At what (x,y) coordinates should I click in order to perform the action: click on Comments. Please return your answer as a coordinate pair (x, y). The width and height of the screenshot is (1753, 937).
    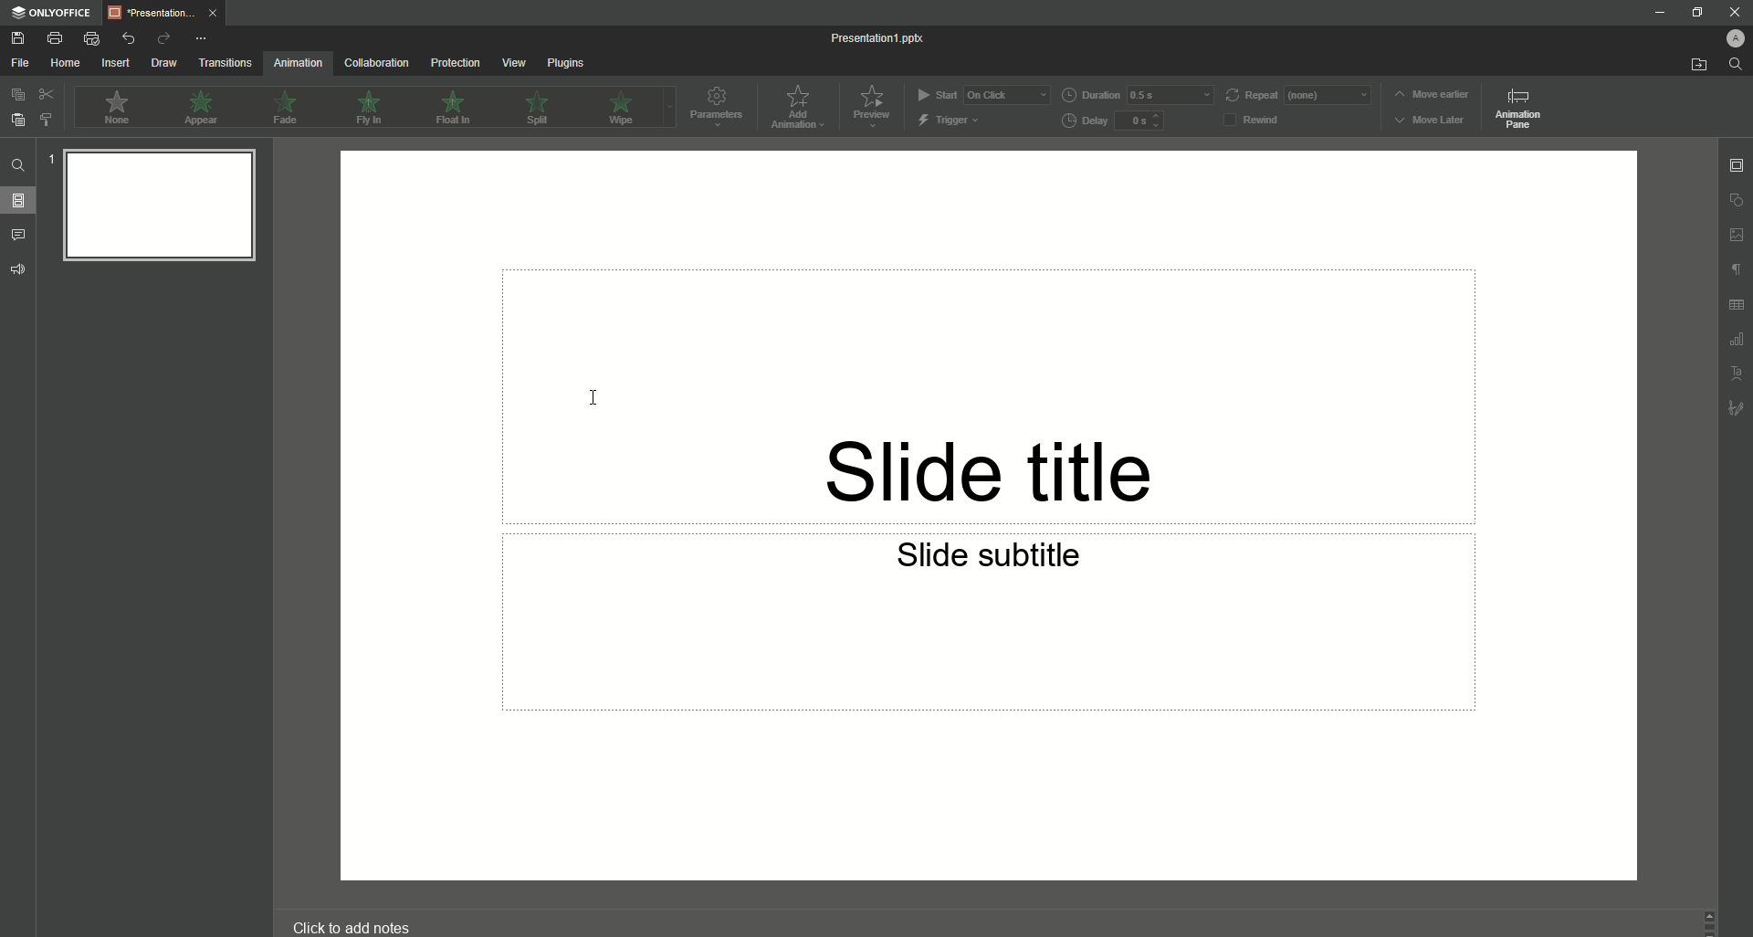
    Looking at the image, I should click on (19, 234).